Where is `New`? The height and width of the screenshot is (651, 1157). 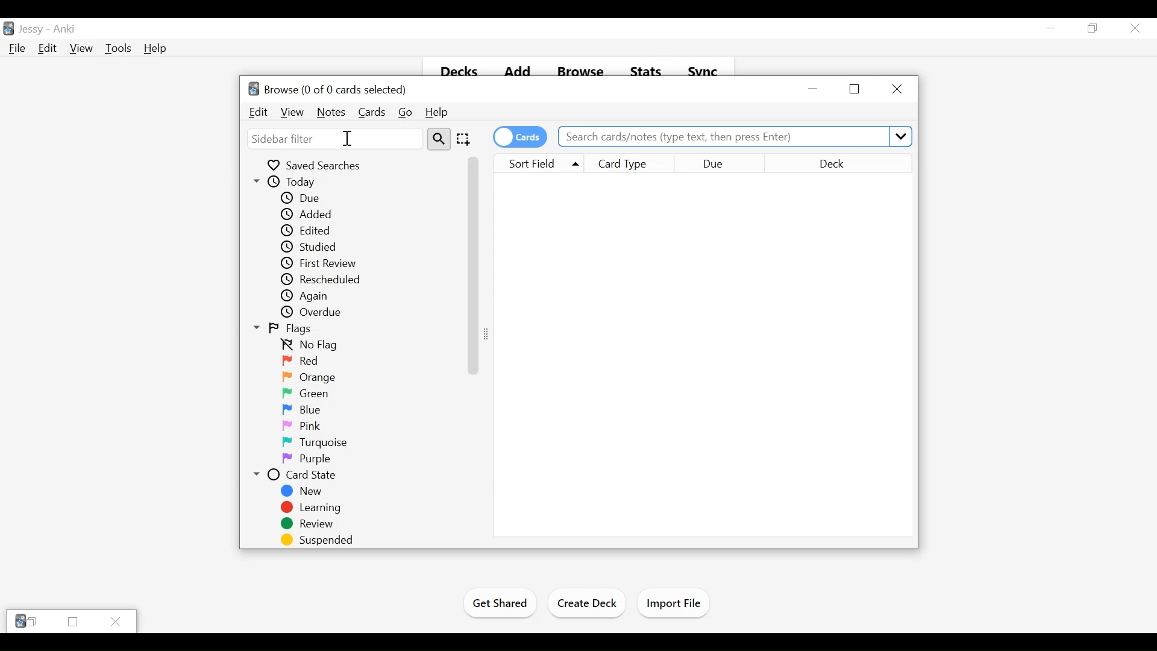
New is located at coordinates (306, 491).